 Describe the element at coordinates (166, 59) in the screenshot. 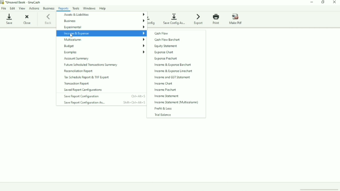

I see `Expense Piechart` at that location.